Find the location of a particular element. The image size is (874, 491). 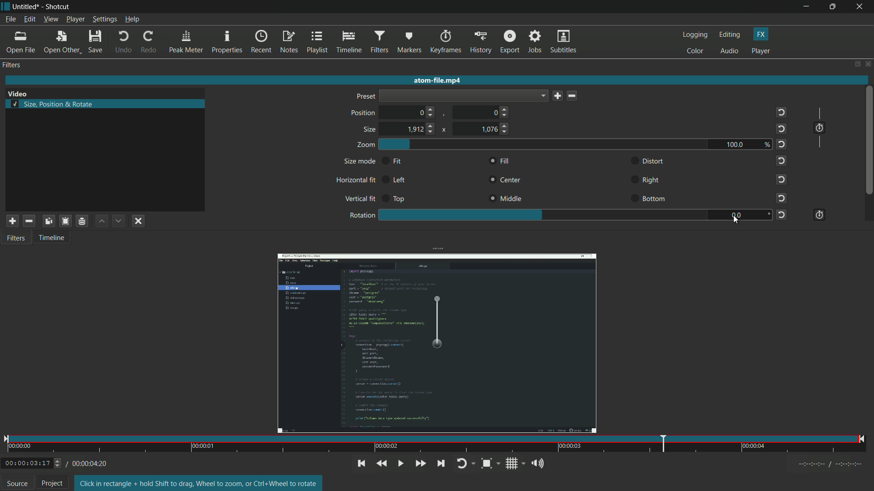

use keyframes for this parameter is located at coordinates (821, 128).